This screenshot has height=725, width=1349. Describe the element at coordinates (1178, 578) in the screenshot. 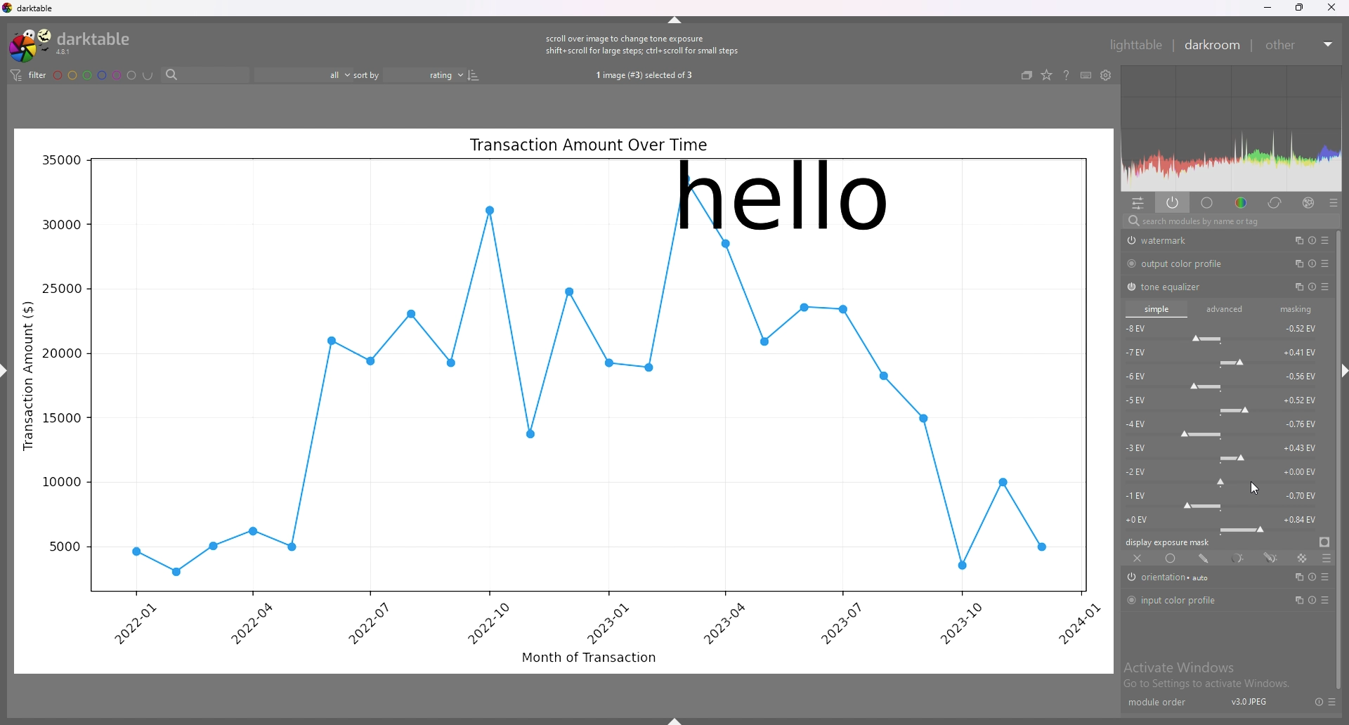

I see `orientation` at that location.